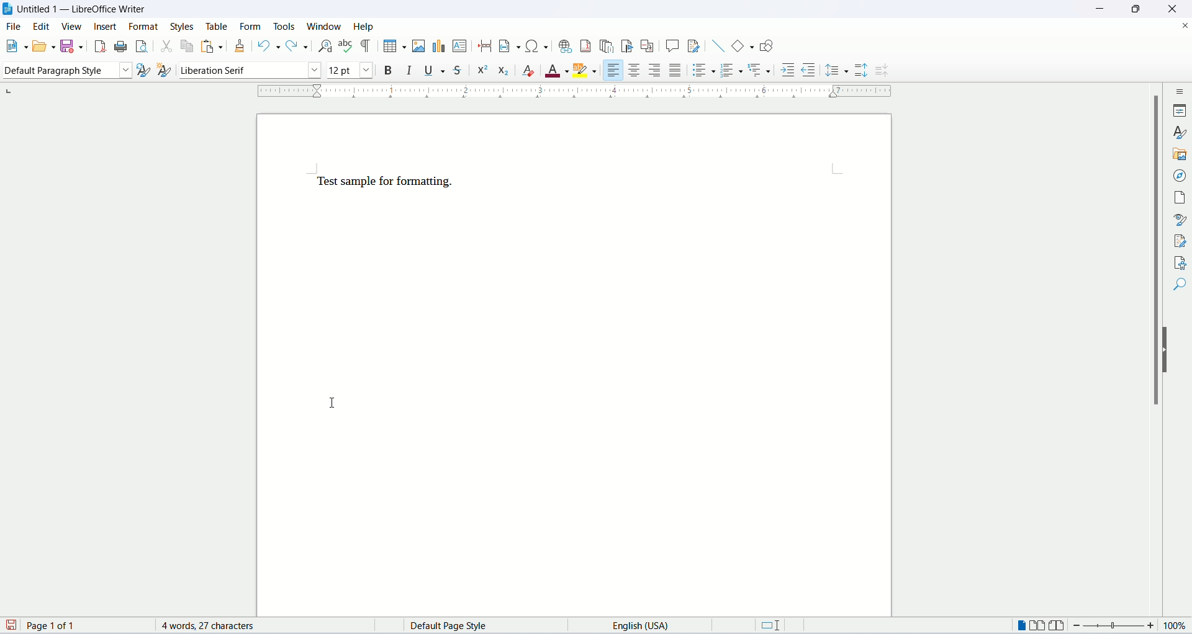 The height and width of the screenshot is (634, 1192). Describe the element at coordinates (42, 47) in the screenshot. I see `open` at that location.